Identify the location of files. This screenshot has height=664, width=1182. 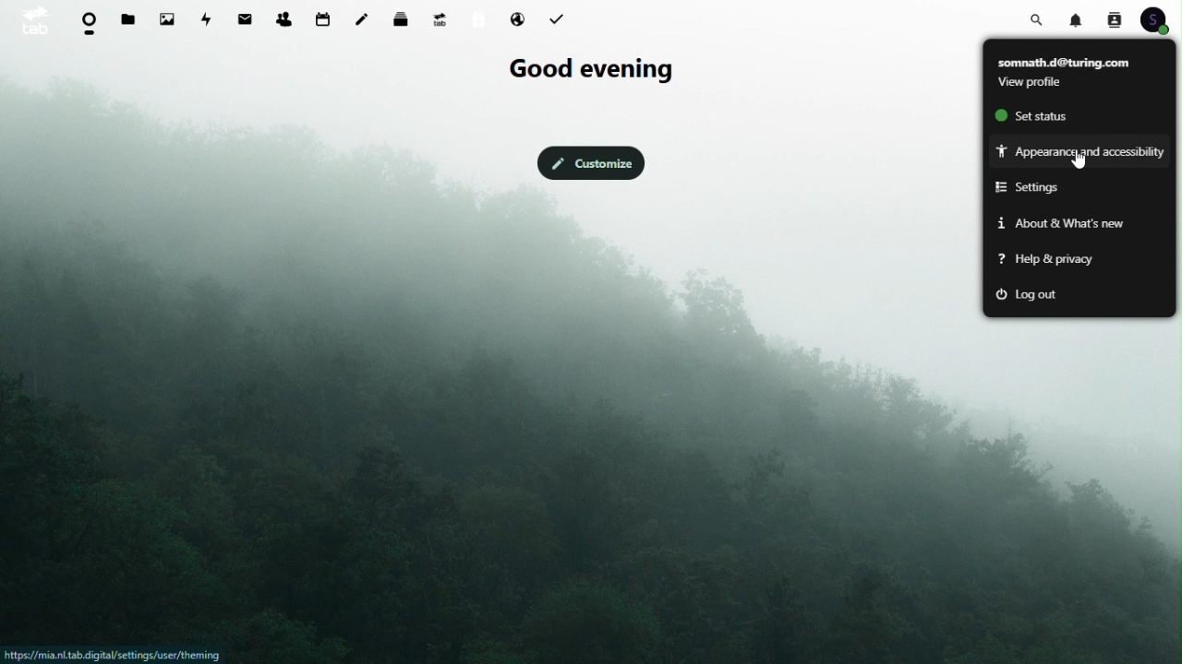
(129, 20).